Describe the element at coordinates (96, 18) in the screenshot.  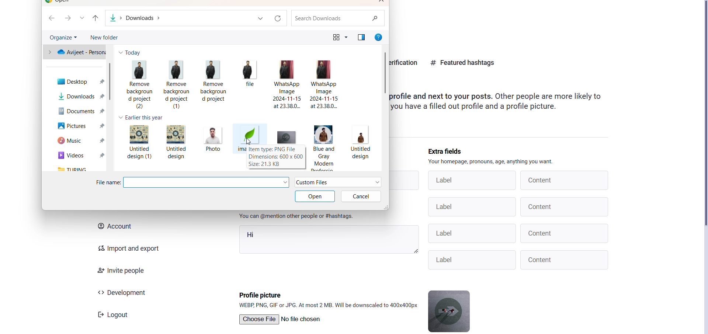
I see `previous` at that location.